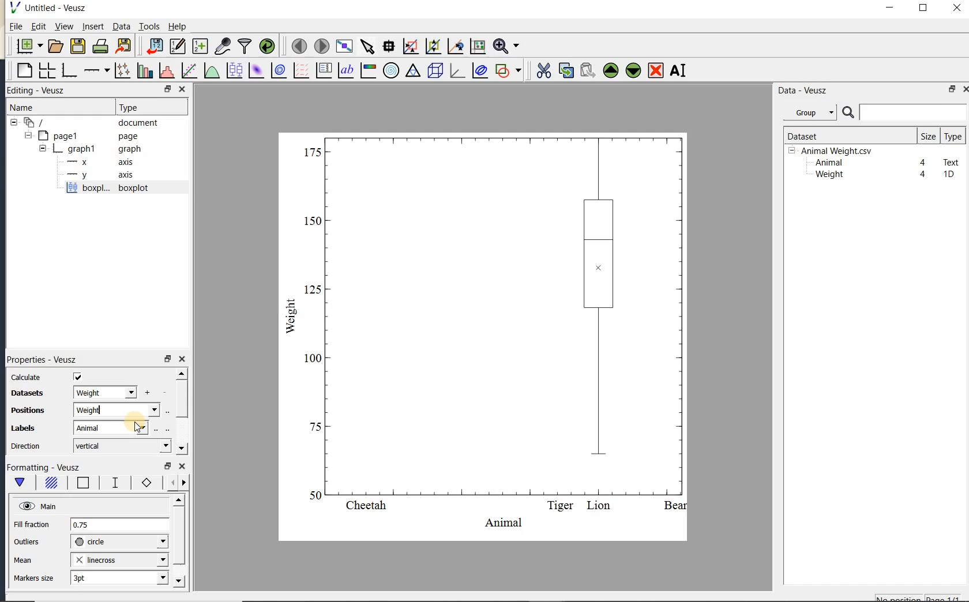  Describe the element at coordinates (177, 46) in the screenshot. I see `edit and enter new datasets` at that location.